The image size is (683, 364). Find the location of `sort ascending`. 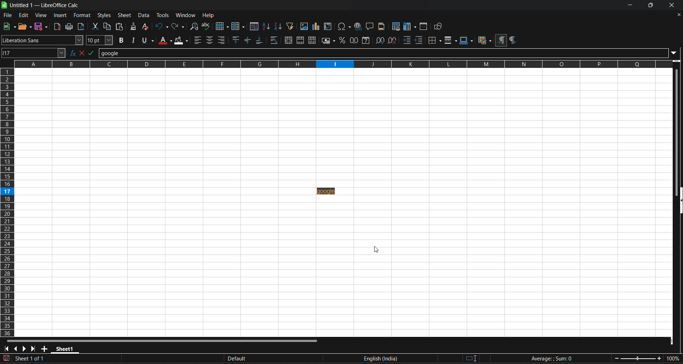

sort ascending is located at coordinates (267, 26).